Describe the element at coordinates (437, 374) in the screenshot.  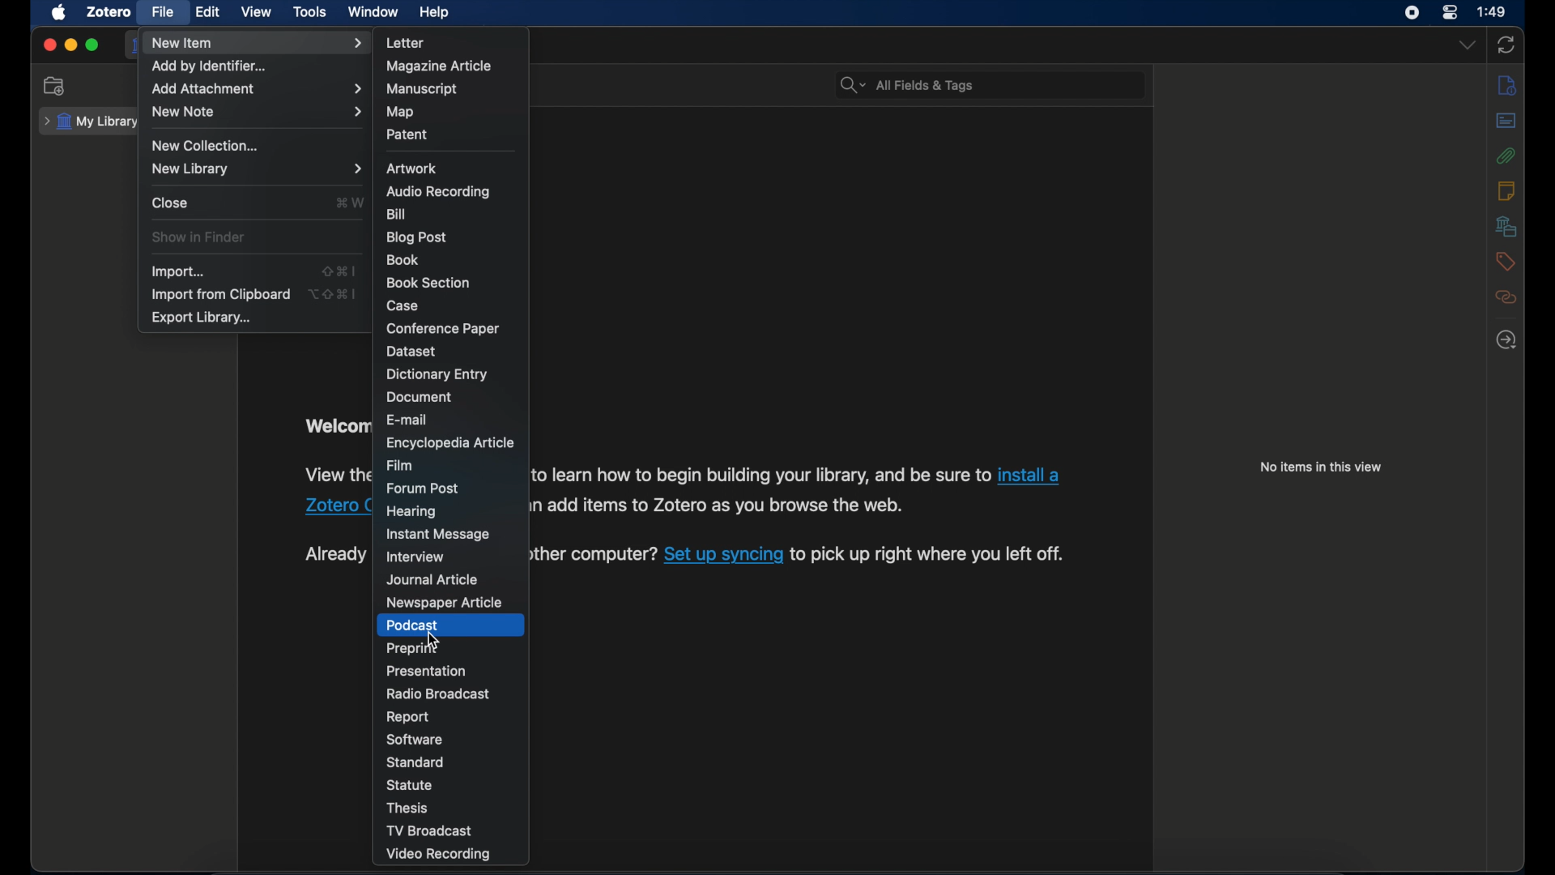
I see `dictionary entry` at that location.